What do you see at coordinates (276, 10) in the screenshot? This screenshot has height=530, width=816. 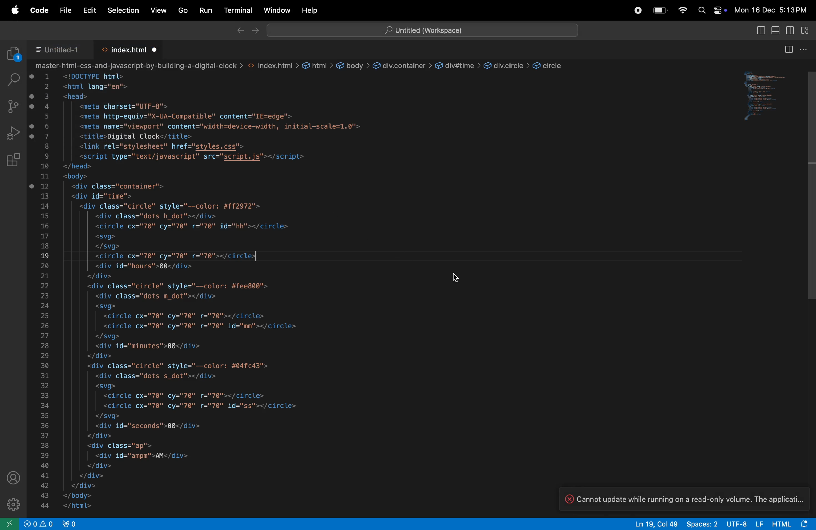 I see `window` at bounding box center [276, 10].